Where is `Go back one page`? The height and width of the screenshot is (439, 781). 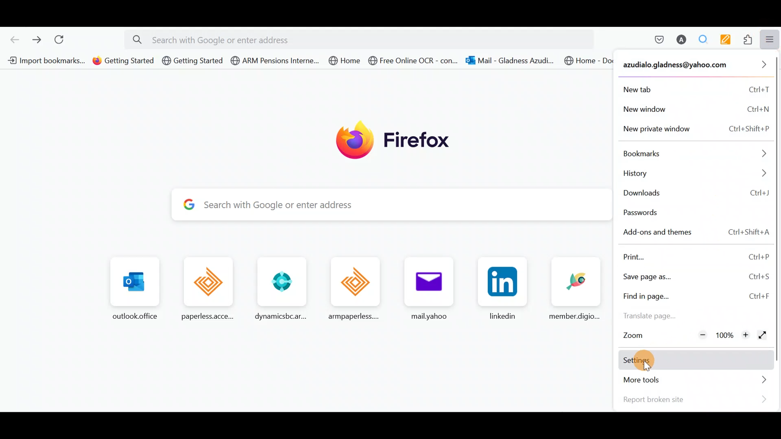
Go back one page is located at coordinates (13, 39).